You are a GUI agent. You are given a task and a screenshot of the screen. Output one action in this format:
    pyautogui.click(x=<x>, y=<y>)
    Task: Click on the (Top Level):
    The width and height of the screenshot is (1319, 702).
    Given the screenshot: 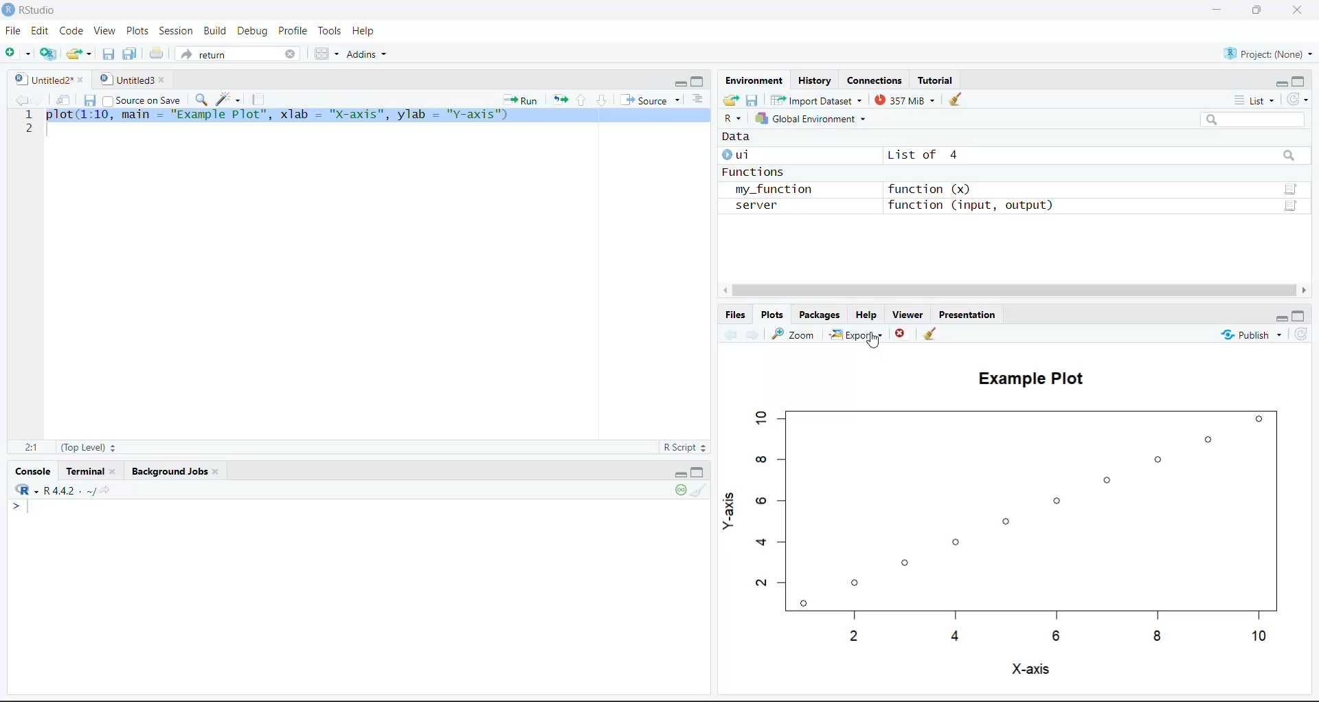 What is the action you would take?
    pyautogui.click(x=87, y=446)
    